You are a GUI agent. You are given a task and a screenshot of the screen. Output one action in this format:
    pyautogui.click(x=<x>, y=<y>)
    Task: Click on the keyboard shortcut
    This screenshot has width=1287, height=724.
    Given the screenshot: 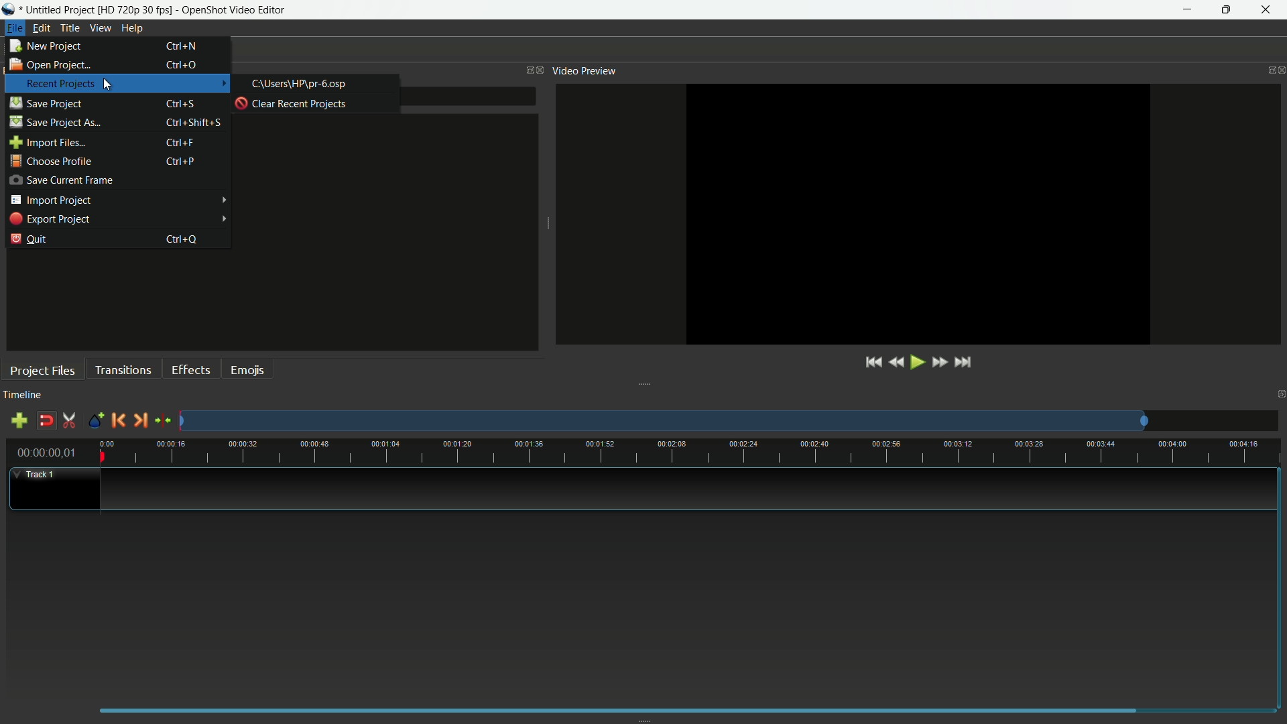 What is the action you would take?
    pyautogui.click(x=194, y=123)
    